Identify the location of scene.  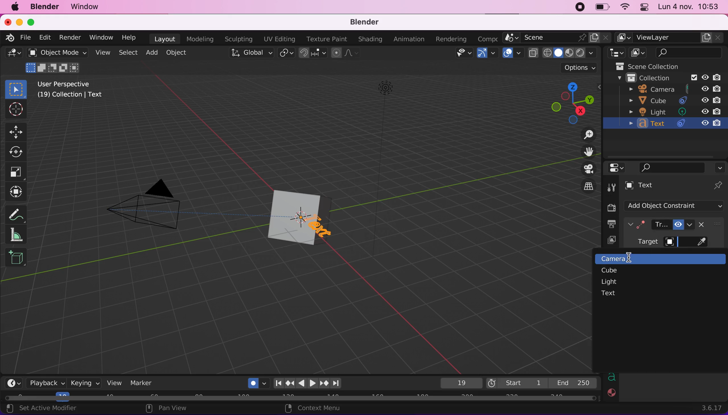
(559, 38).